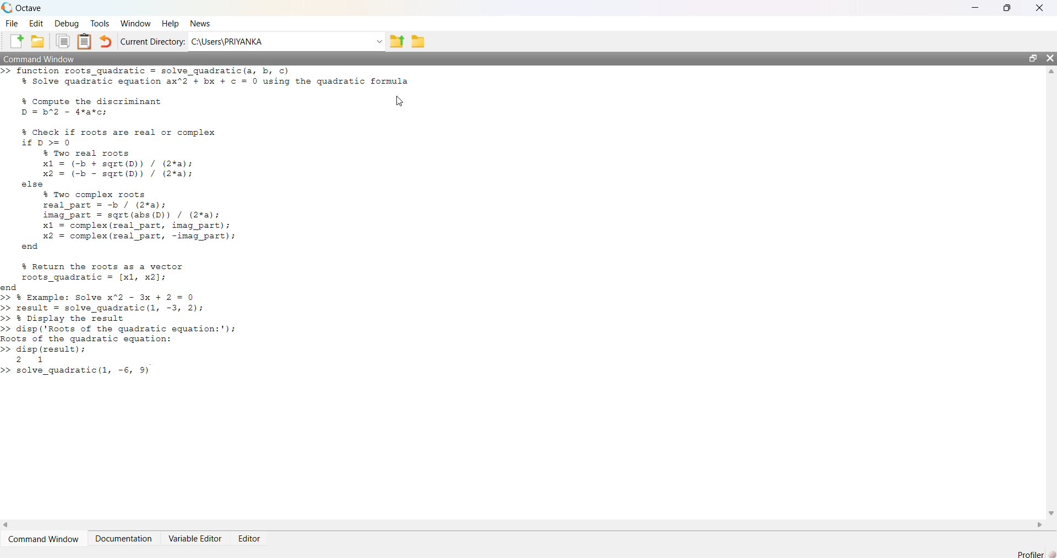 This screenshot has height=558, width=1057. I want to click on Maximize / Restore, so click(1035, 59).